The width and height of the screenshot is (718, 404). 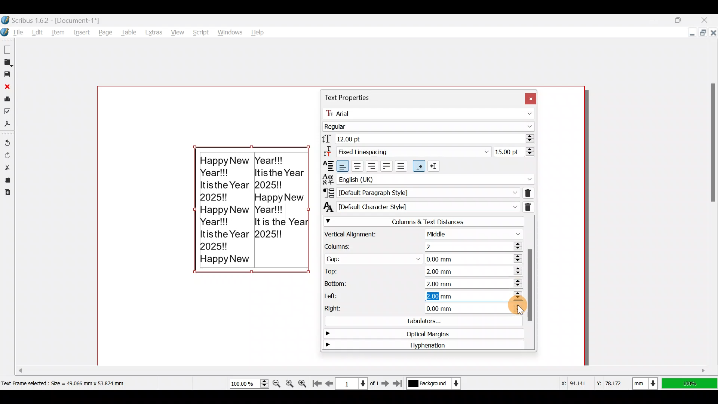 What do you see at coordinates (422, 234) in the screenshot?
I see `Vertical alignment` at bounding box center [422, 234].